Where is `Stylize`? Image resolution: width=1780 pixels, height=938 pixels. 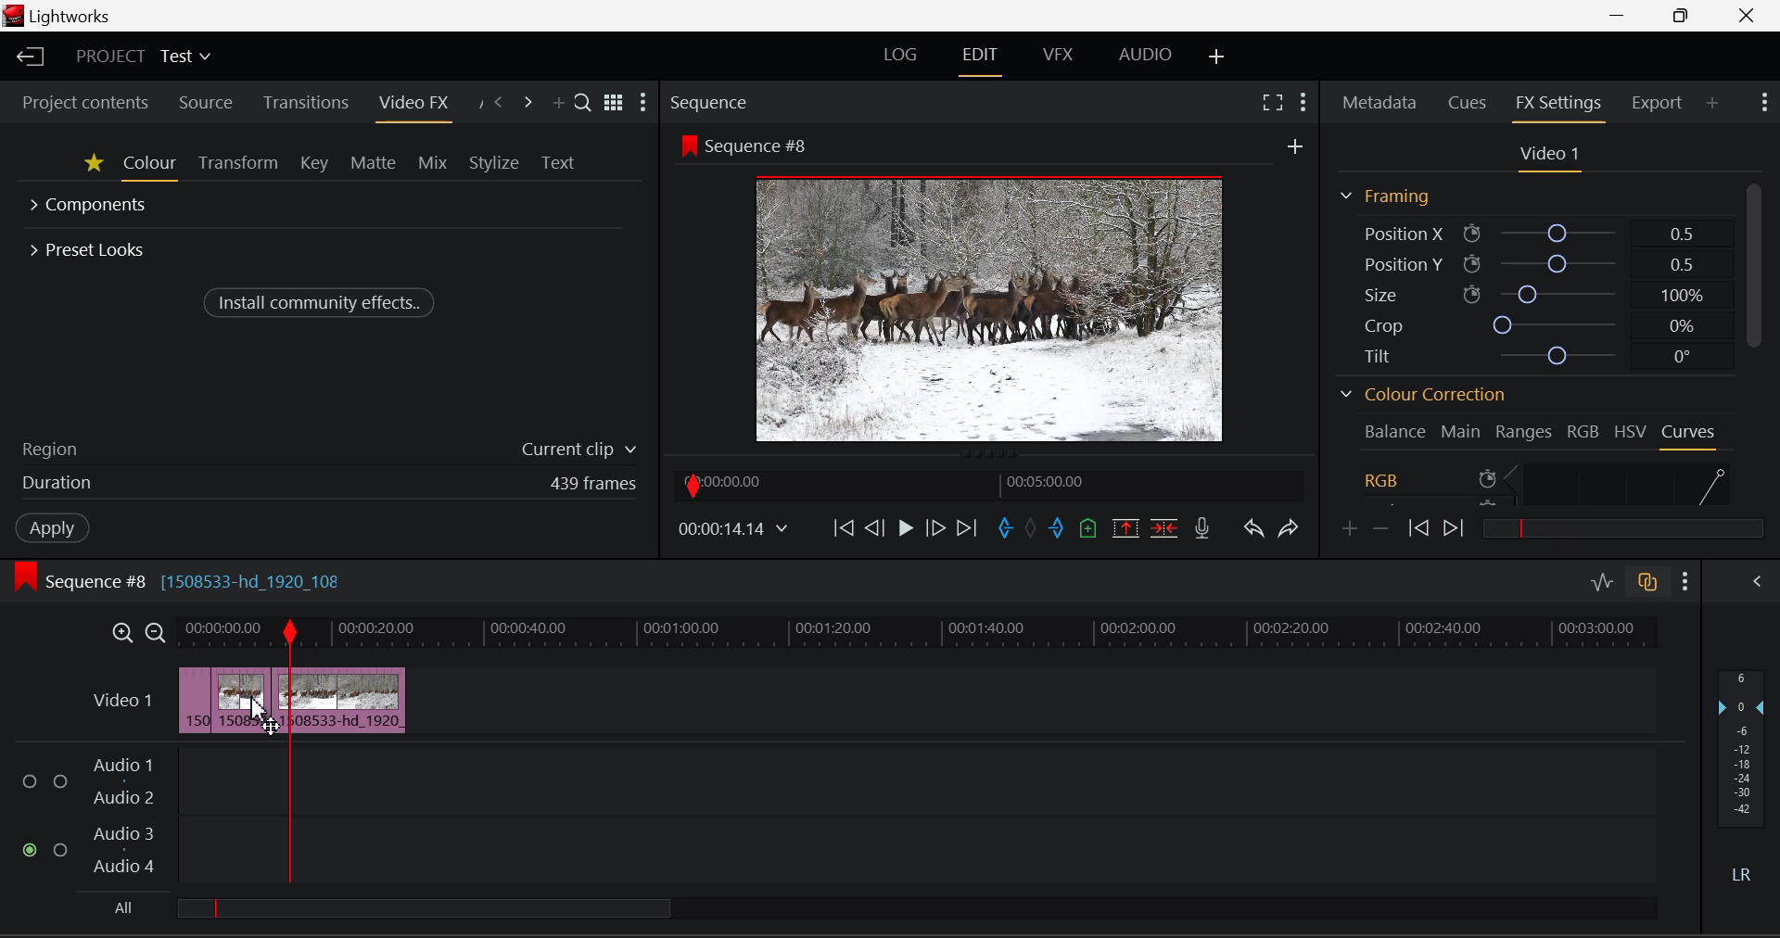
Stylize is located at coordinates (493, 161).